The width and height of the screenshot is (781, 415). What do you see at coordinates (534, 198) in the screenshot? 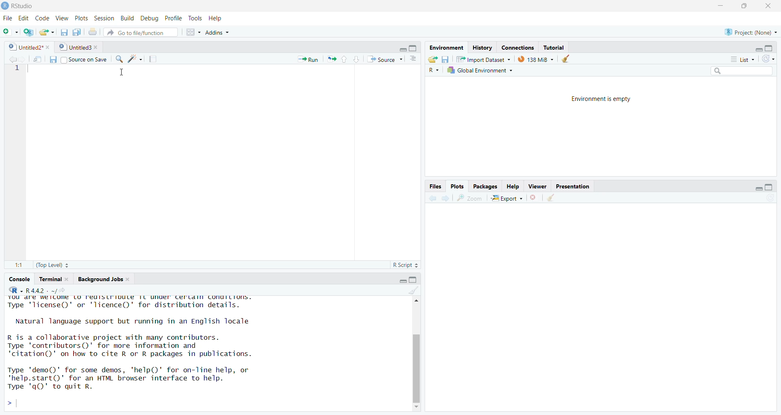
I see `Remove current viewer` at bounding box center [534, 198].